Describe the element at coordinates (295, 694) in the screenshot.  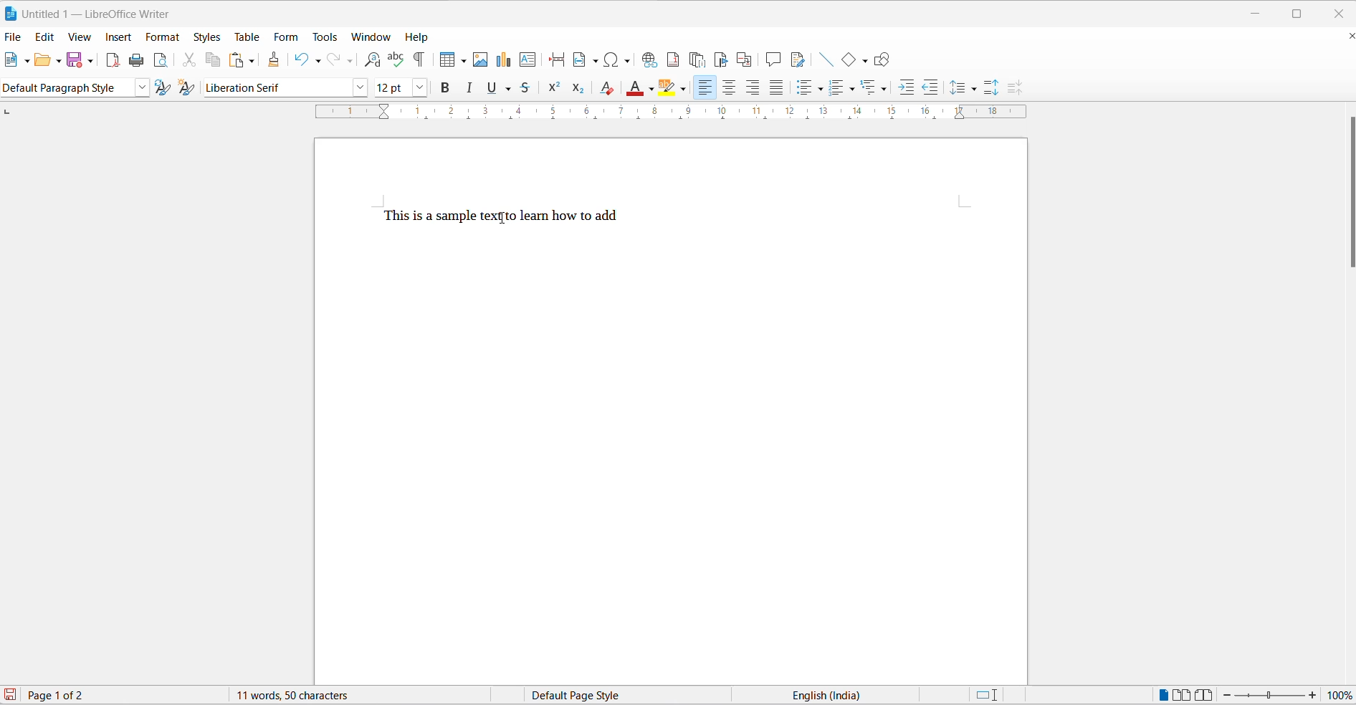
I see `11 words, 50 characters` at that location.